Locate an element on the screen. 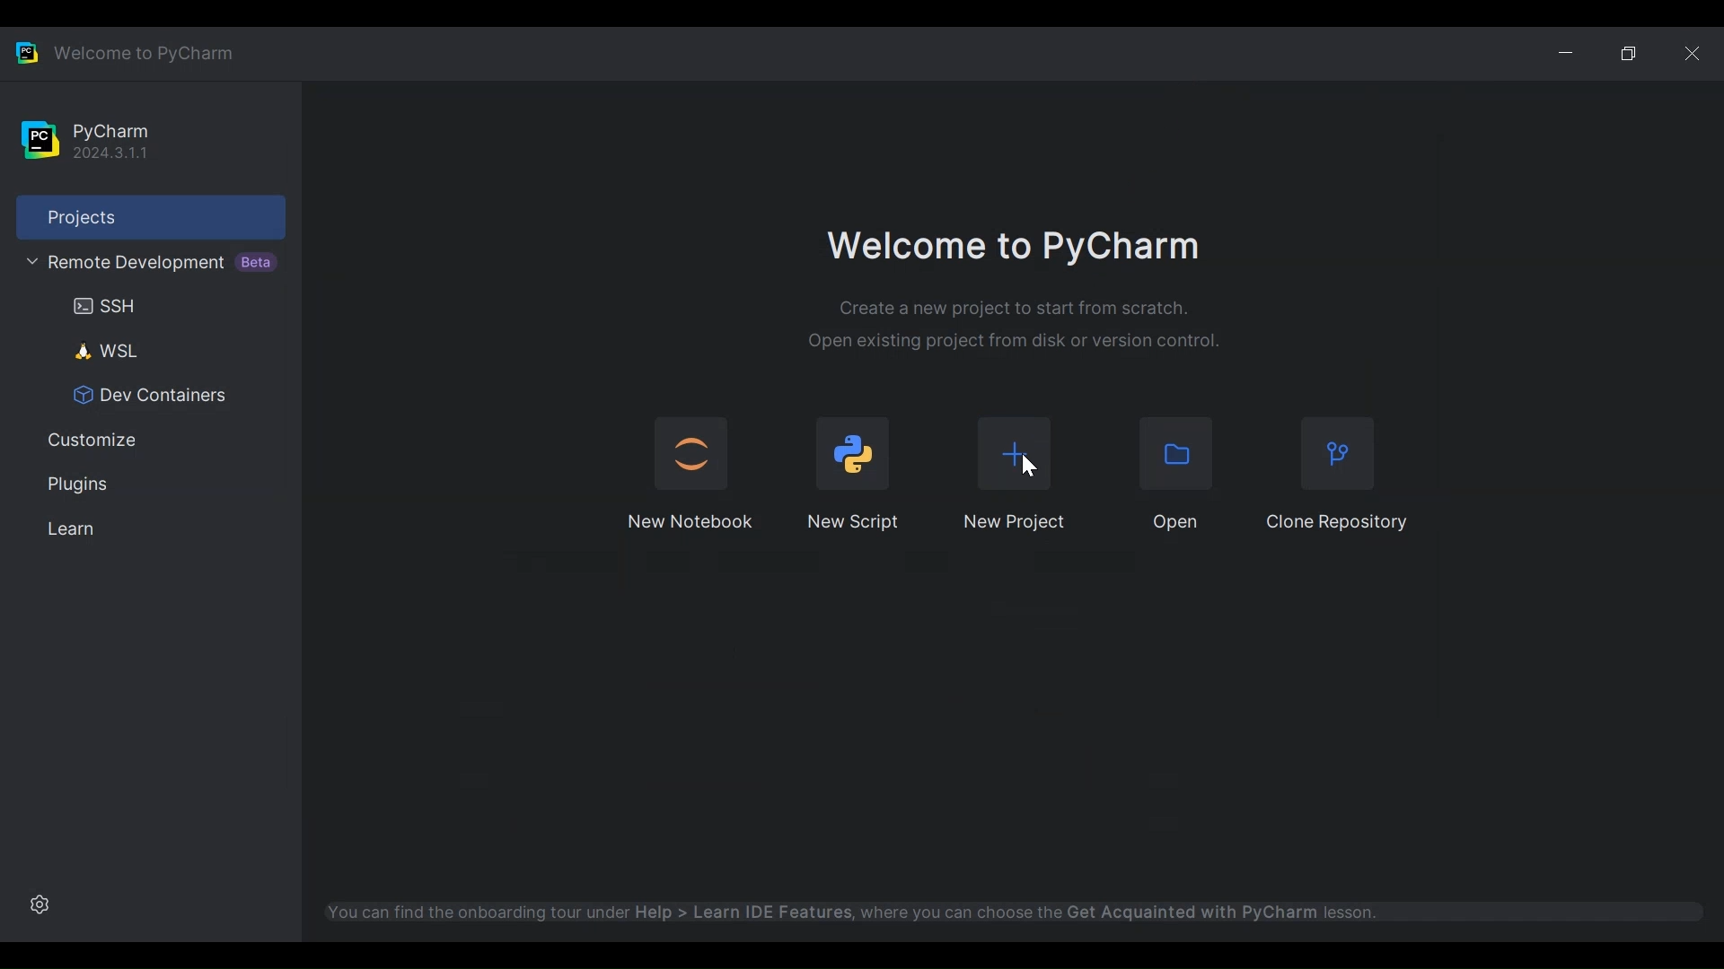 This screenshot has width=1724, height=969. Dev Containers is located at coordinates (142, 396).